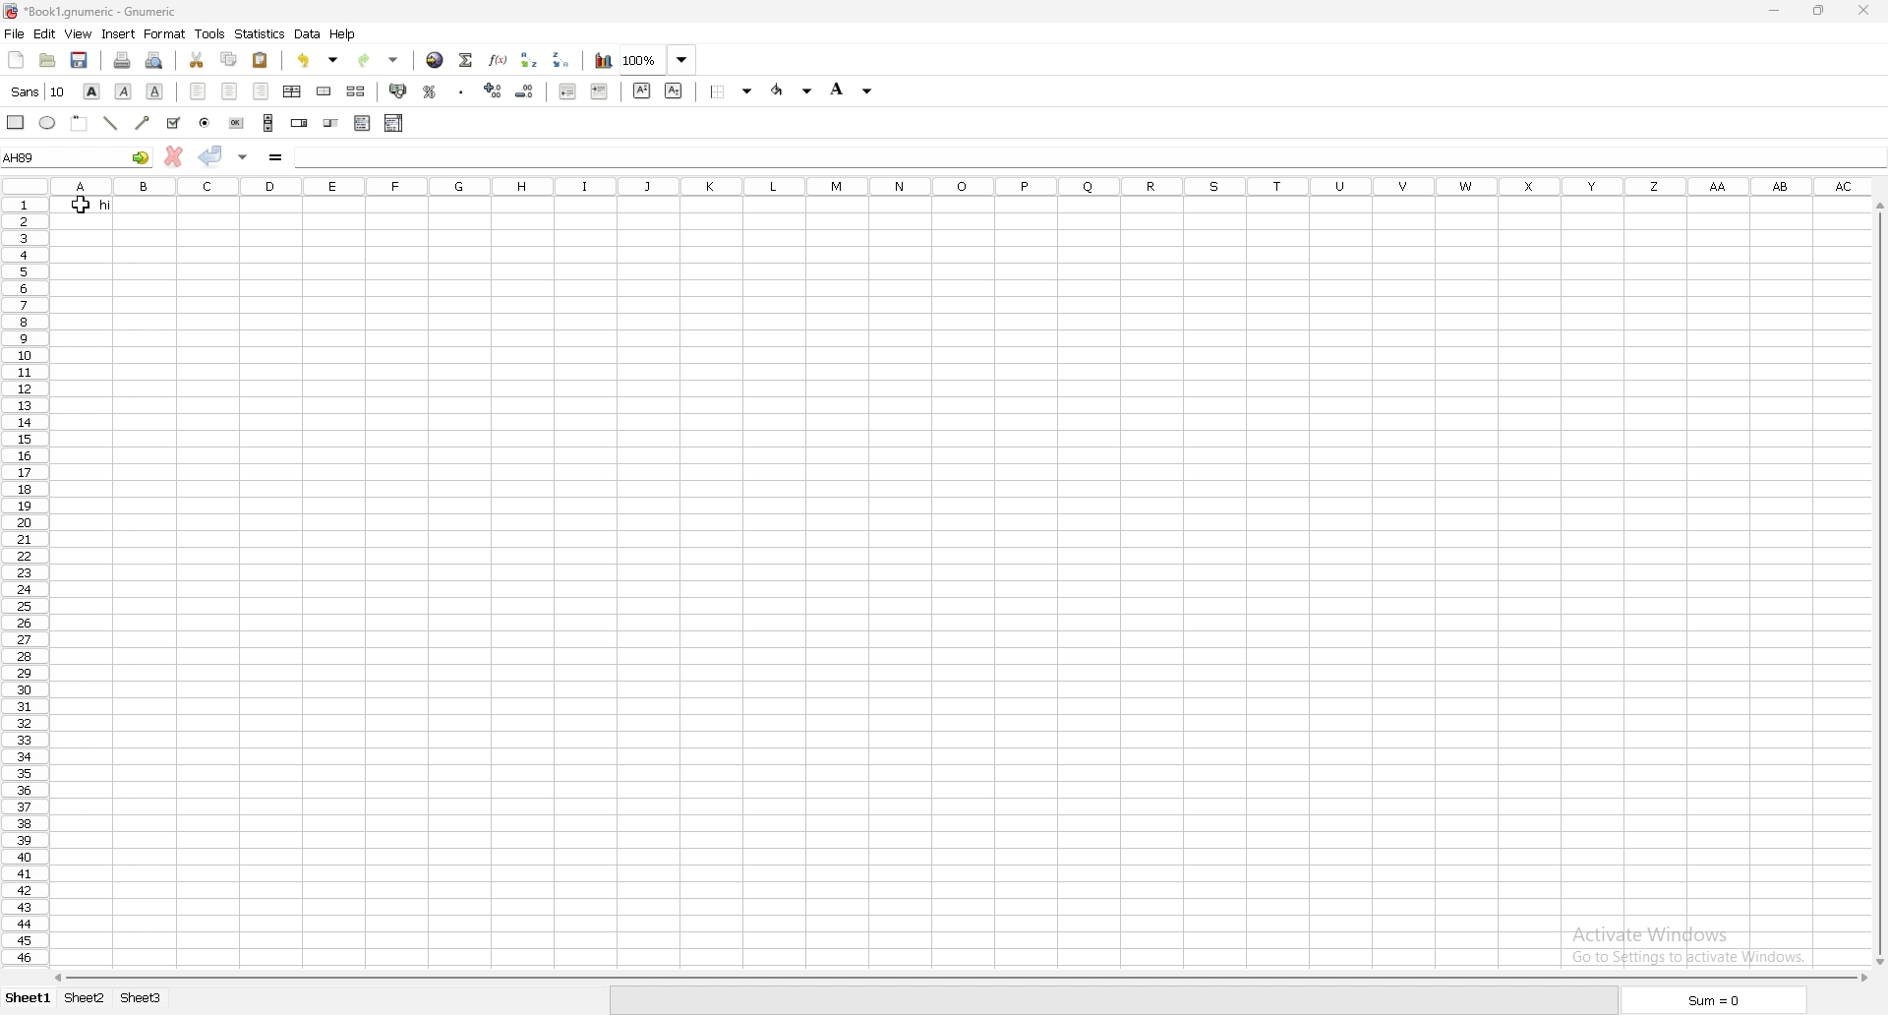 The image size is (1888, 1015). I want to click on combo box, so click(395, 123).